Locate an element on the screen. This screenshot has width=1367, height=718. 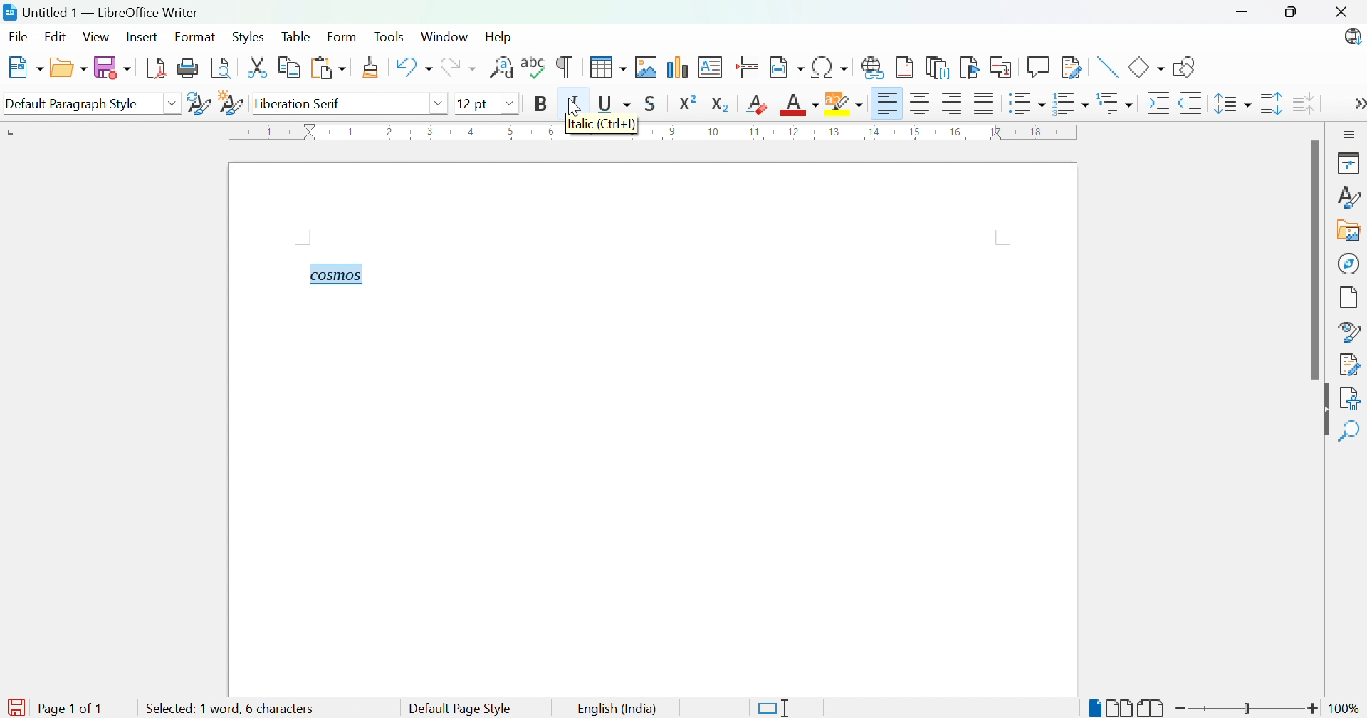
Align center is located at coordinates (923, 106).